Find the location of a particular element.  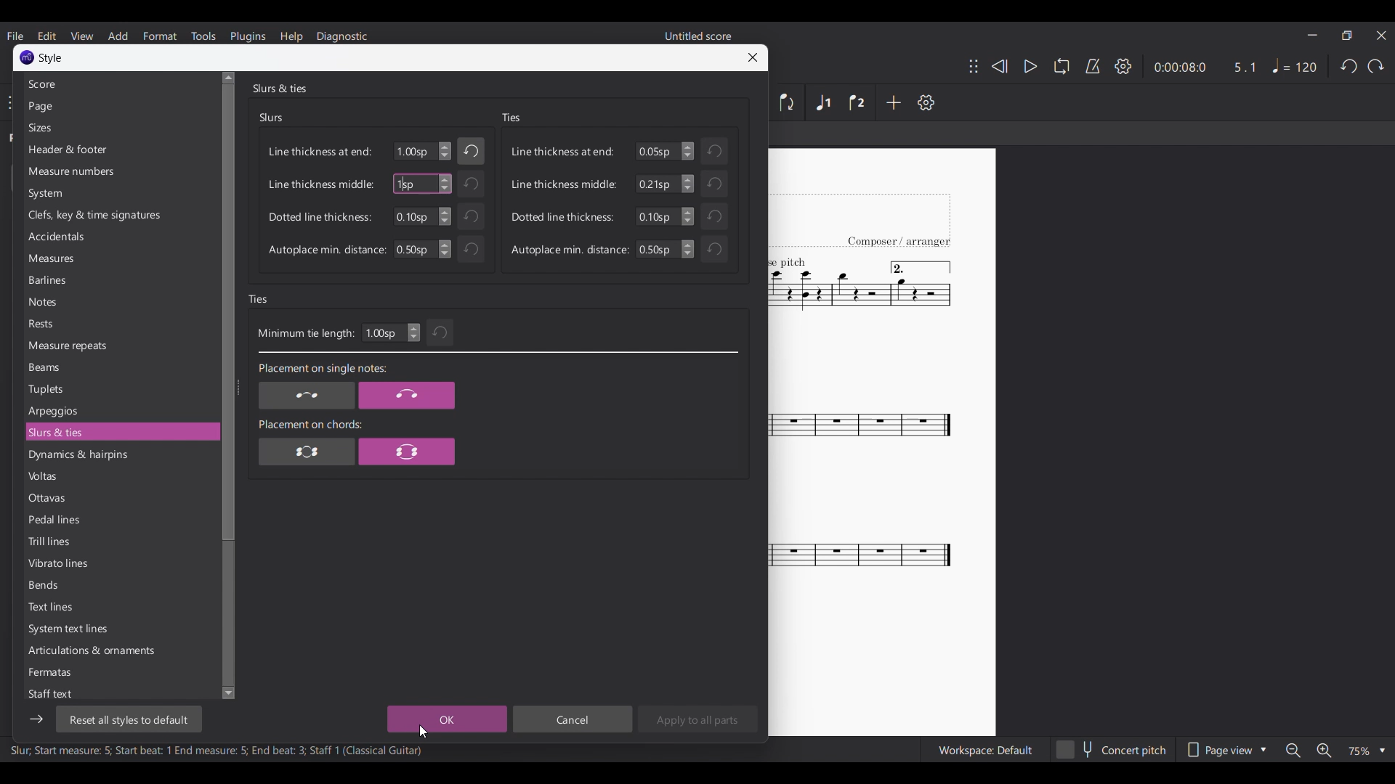

Zoom out is located at coordinates (1293, 750).